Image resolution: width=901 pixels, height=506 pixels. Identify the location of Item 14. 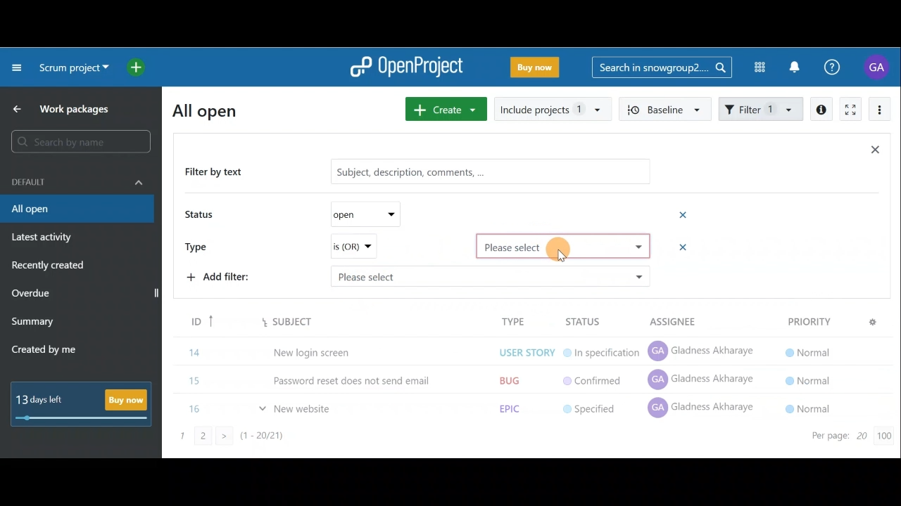
(503, 351).